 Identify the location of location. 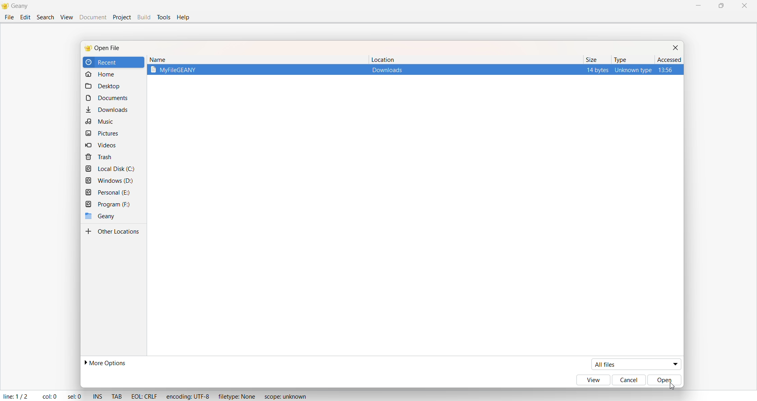
(382, 58).